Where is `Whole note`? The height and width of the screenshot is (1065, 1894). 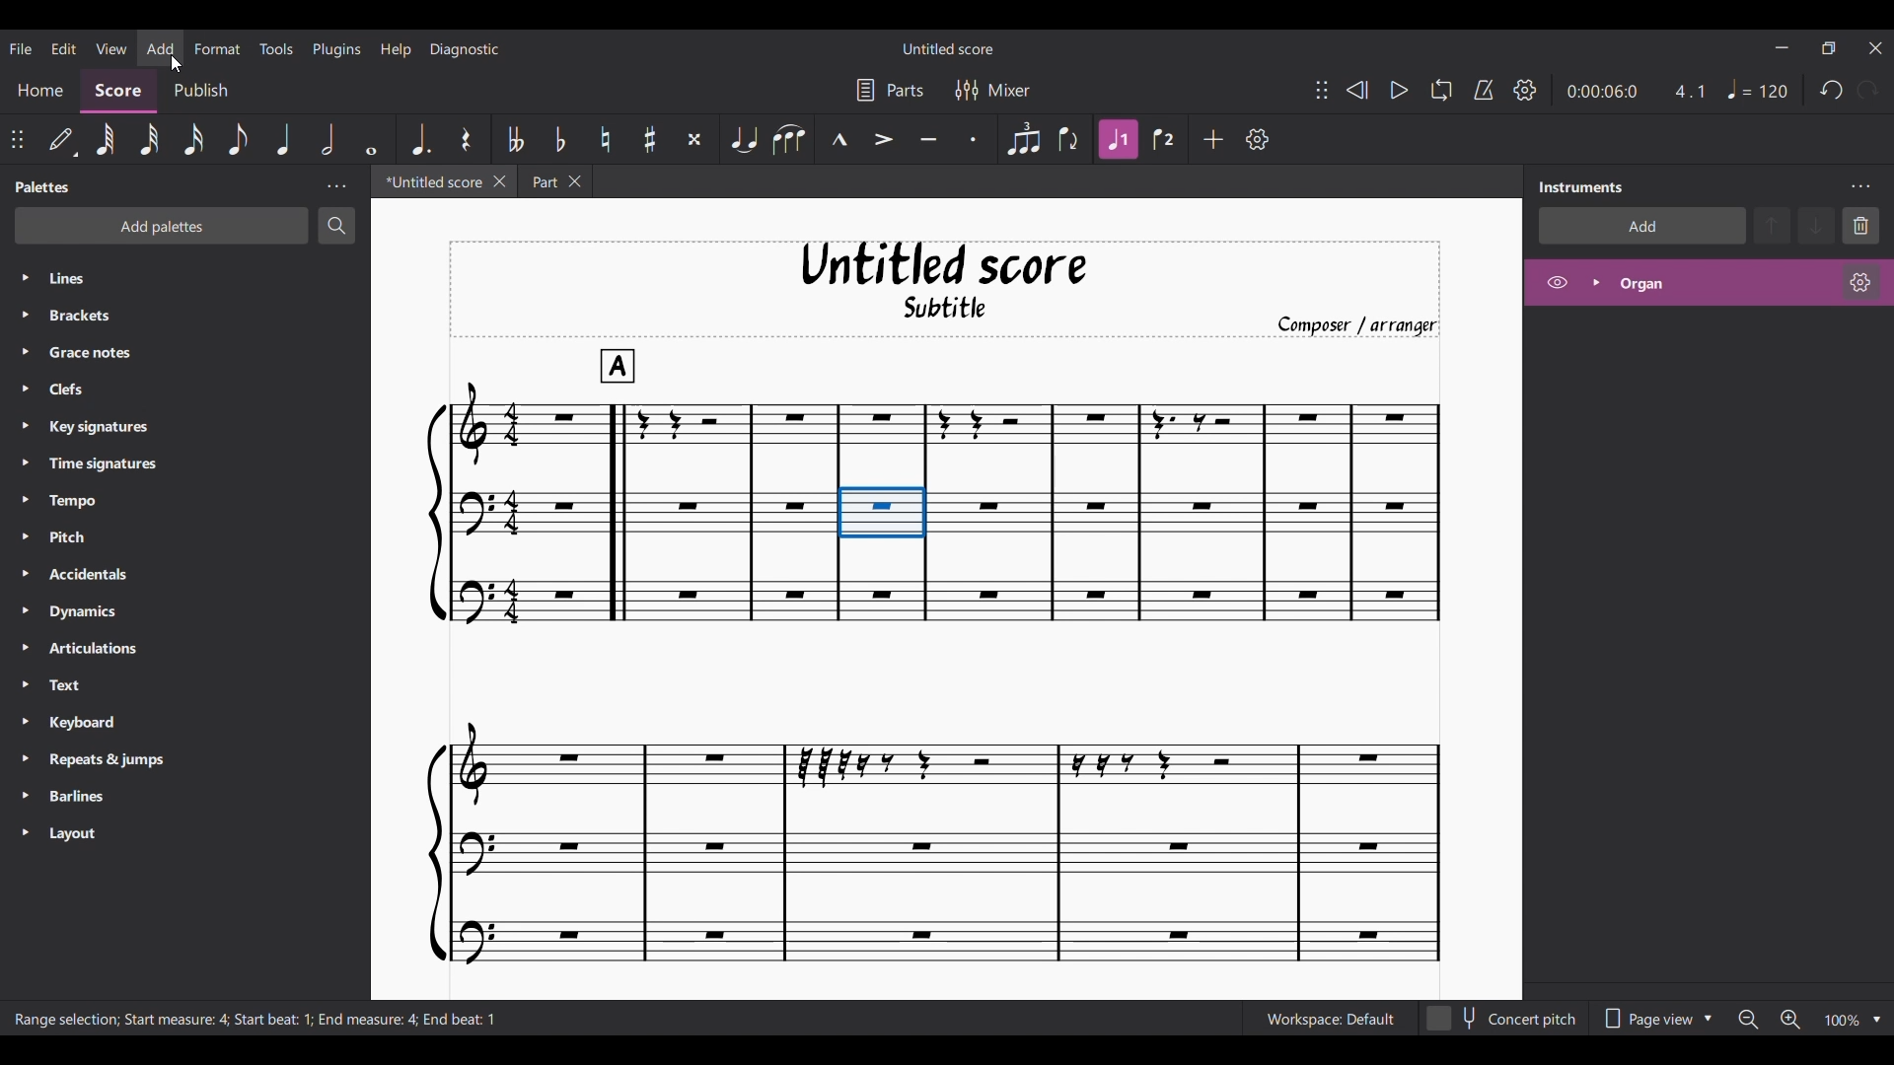
Whole note is located at coordinates (373, 140).